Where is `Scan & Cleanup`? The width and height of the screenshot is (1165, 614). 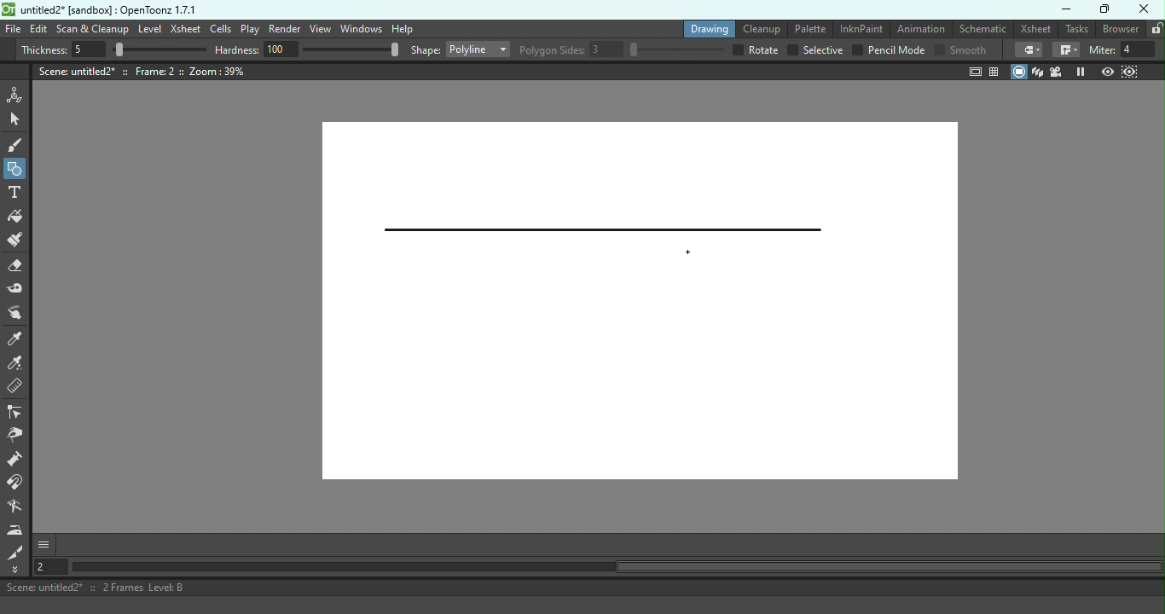 Scan & Cleanup is located at coordinates (92, 29).